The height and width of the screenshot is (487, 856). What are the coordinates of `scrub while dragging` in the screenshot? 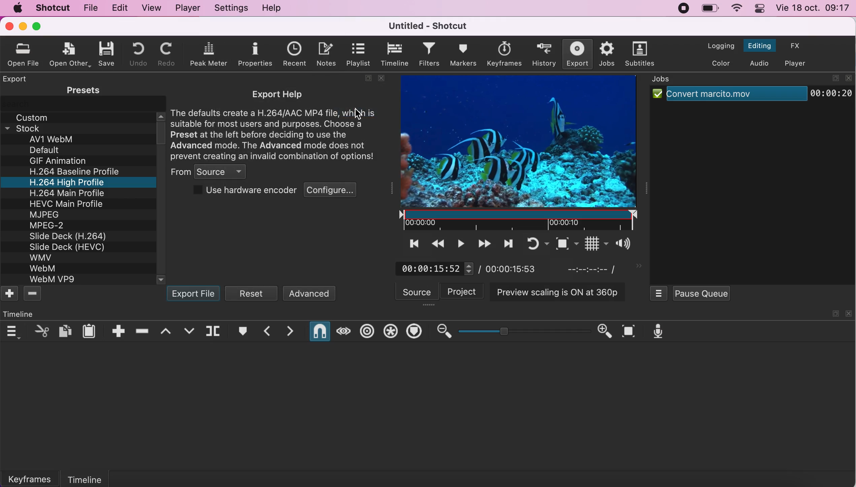 It's located at (343, 331).